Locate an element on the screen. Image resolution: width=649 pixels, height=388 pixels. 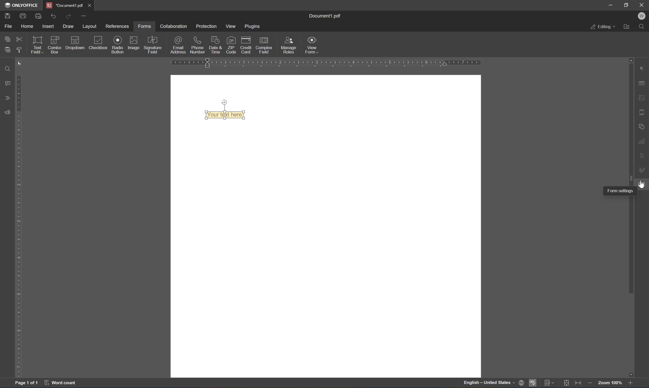
paste is located at coordinates (7, 48).